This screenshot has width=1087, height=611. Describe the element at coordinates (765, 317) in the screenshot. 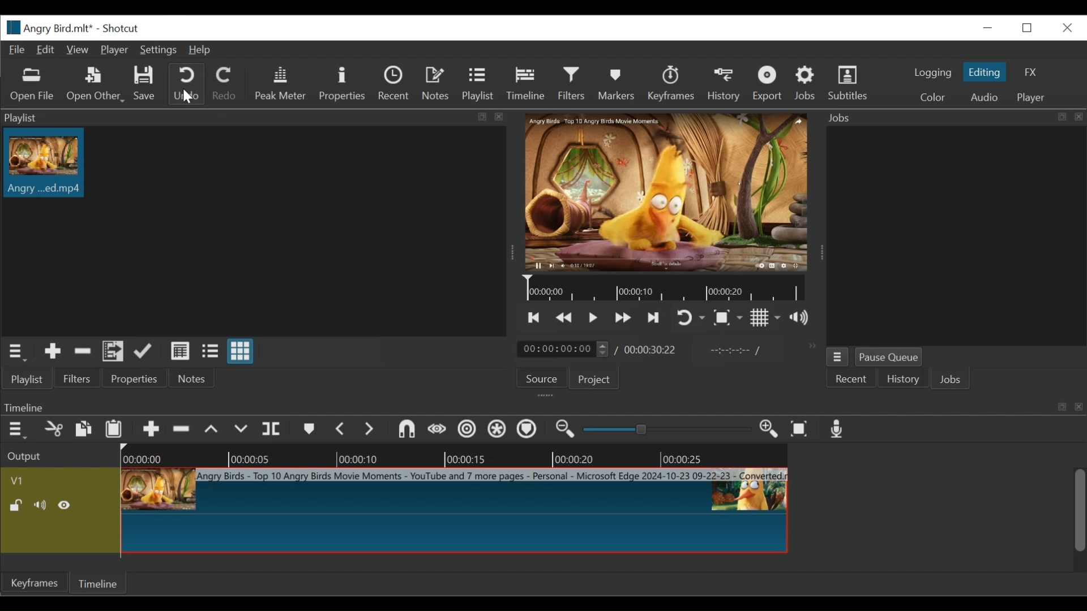

I see `Toggle display grid on the player` at that location.